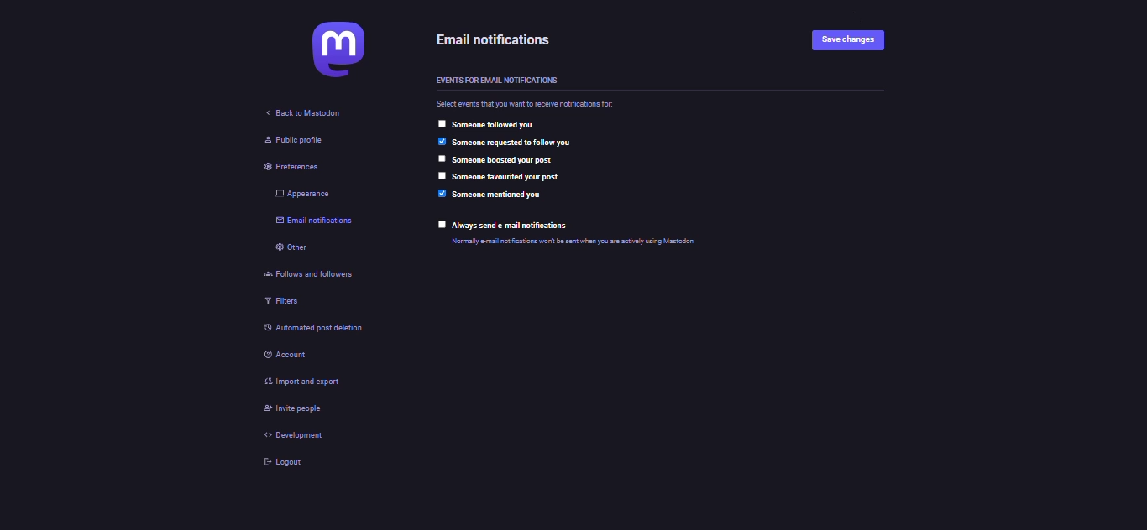  Describe the element at coordinates (296, 116) in the screenshot. I see `back to mastodon` at that location.